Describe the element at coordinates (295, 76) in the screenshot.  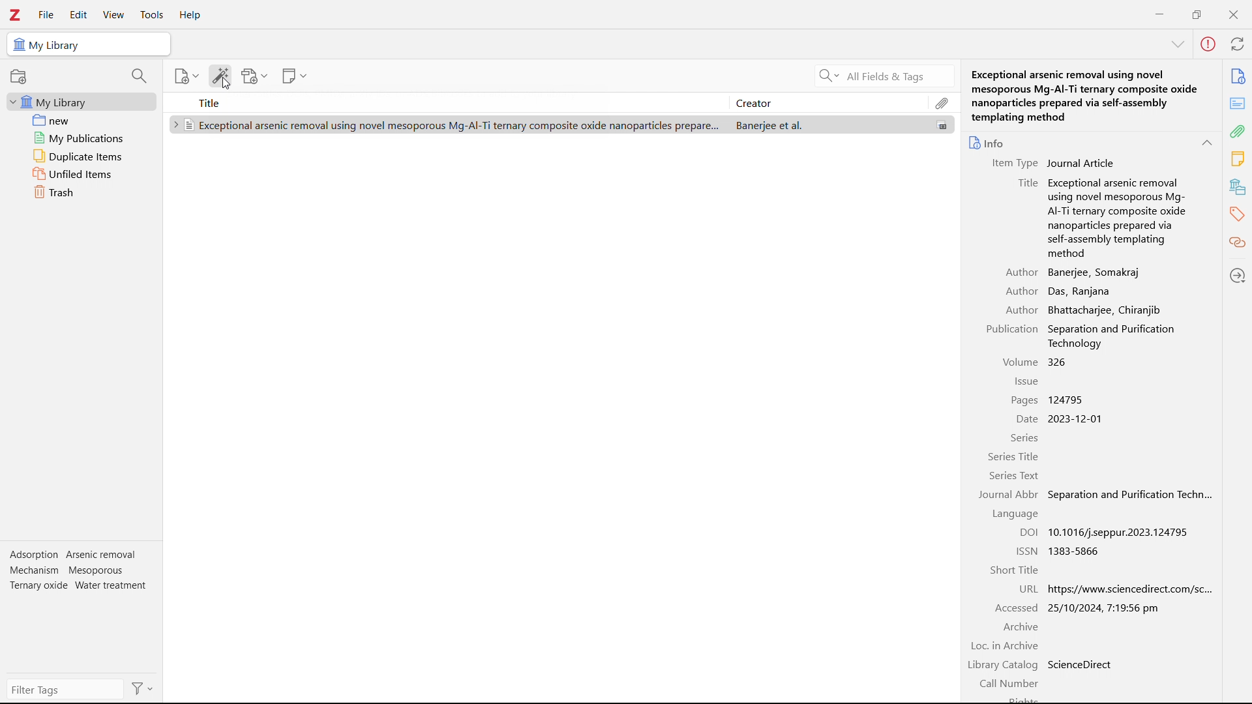
I see `add notes` at that location.